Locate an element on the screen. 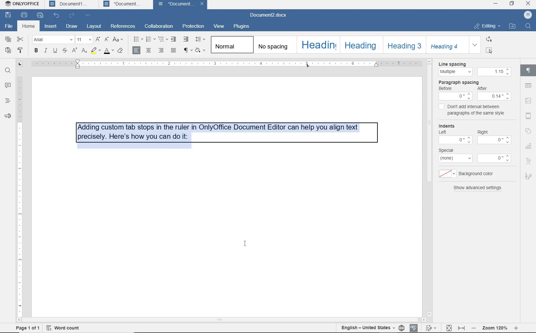   is located at coordinates (495, 96).